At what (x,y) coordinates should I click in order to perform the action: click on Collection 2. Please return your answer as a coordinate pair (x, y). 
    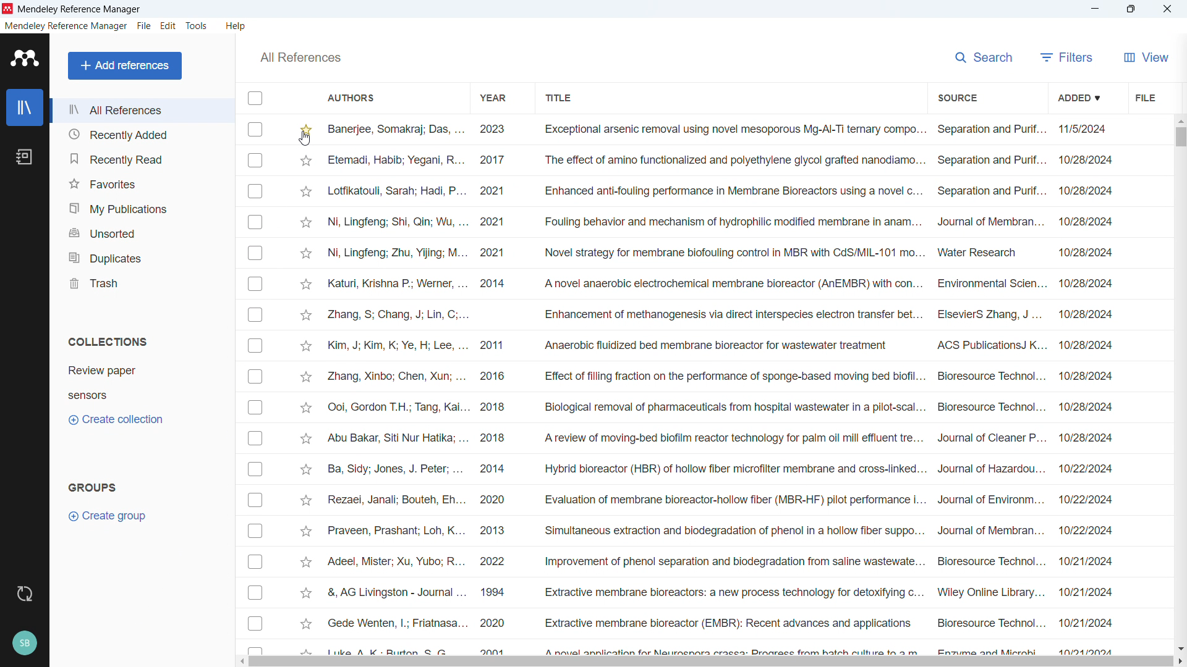
    Looking at the image, I should click on (87, 396).